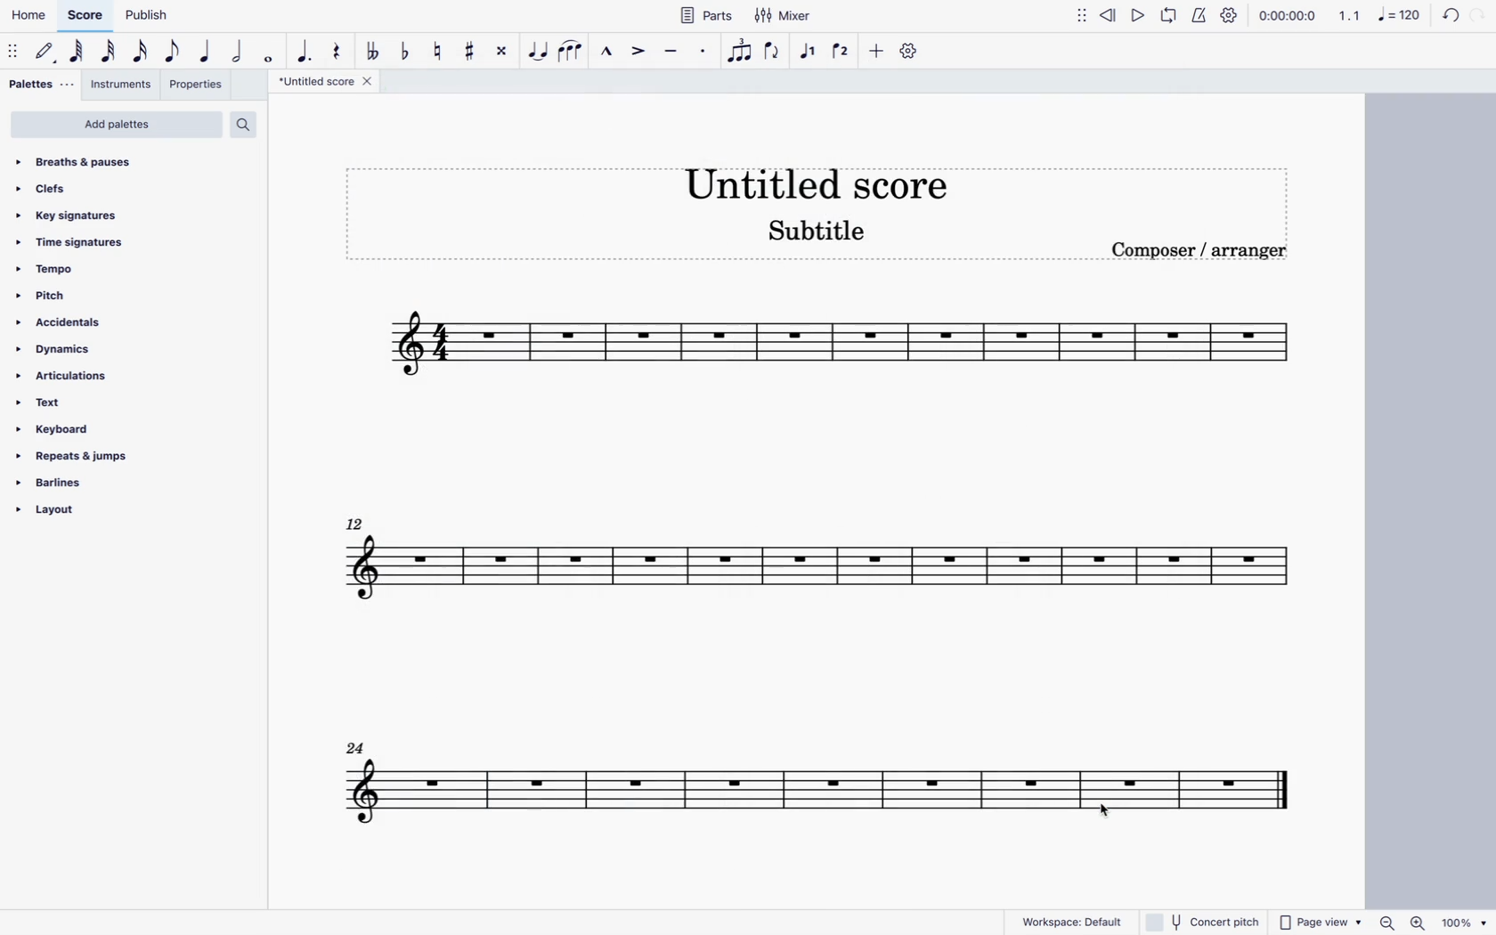 The image size is (1496, 935). What do you see at coordinates (69, 215) in the screenshot?
I see `key signatures` at bounding box center [69, 215].